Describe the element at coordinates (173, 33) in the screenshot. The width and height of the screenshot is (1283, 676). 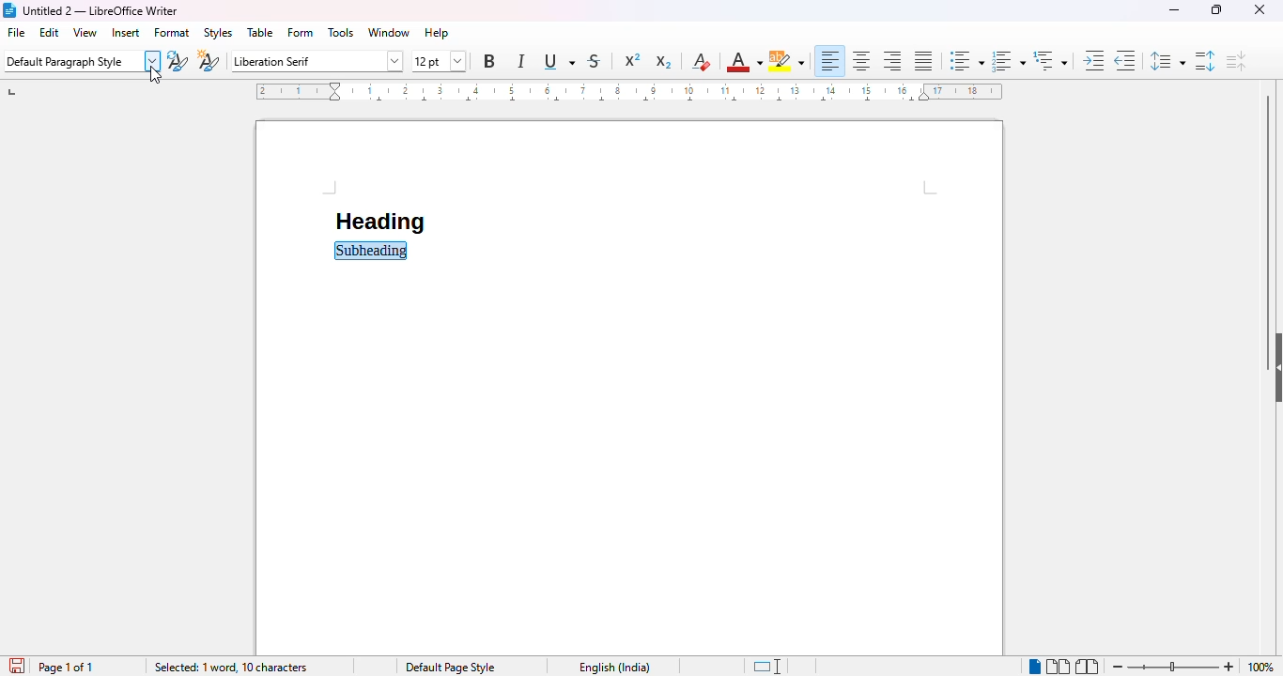
I see `format` at that location.